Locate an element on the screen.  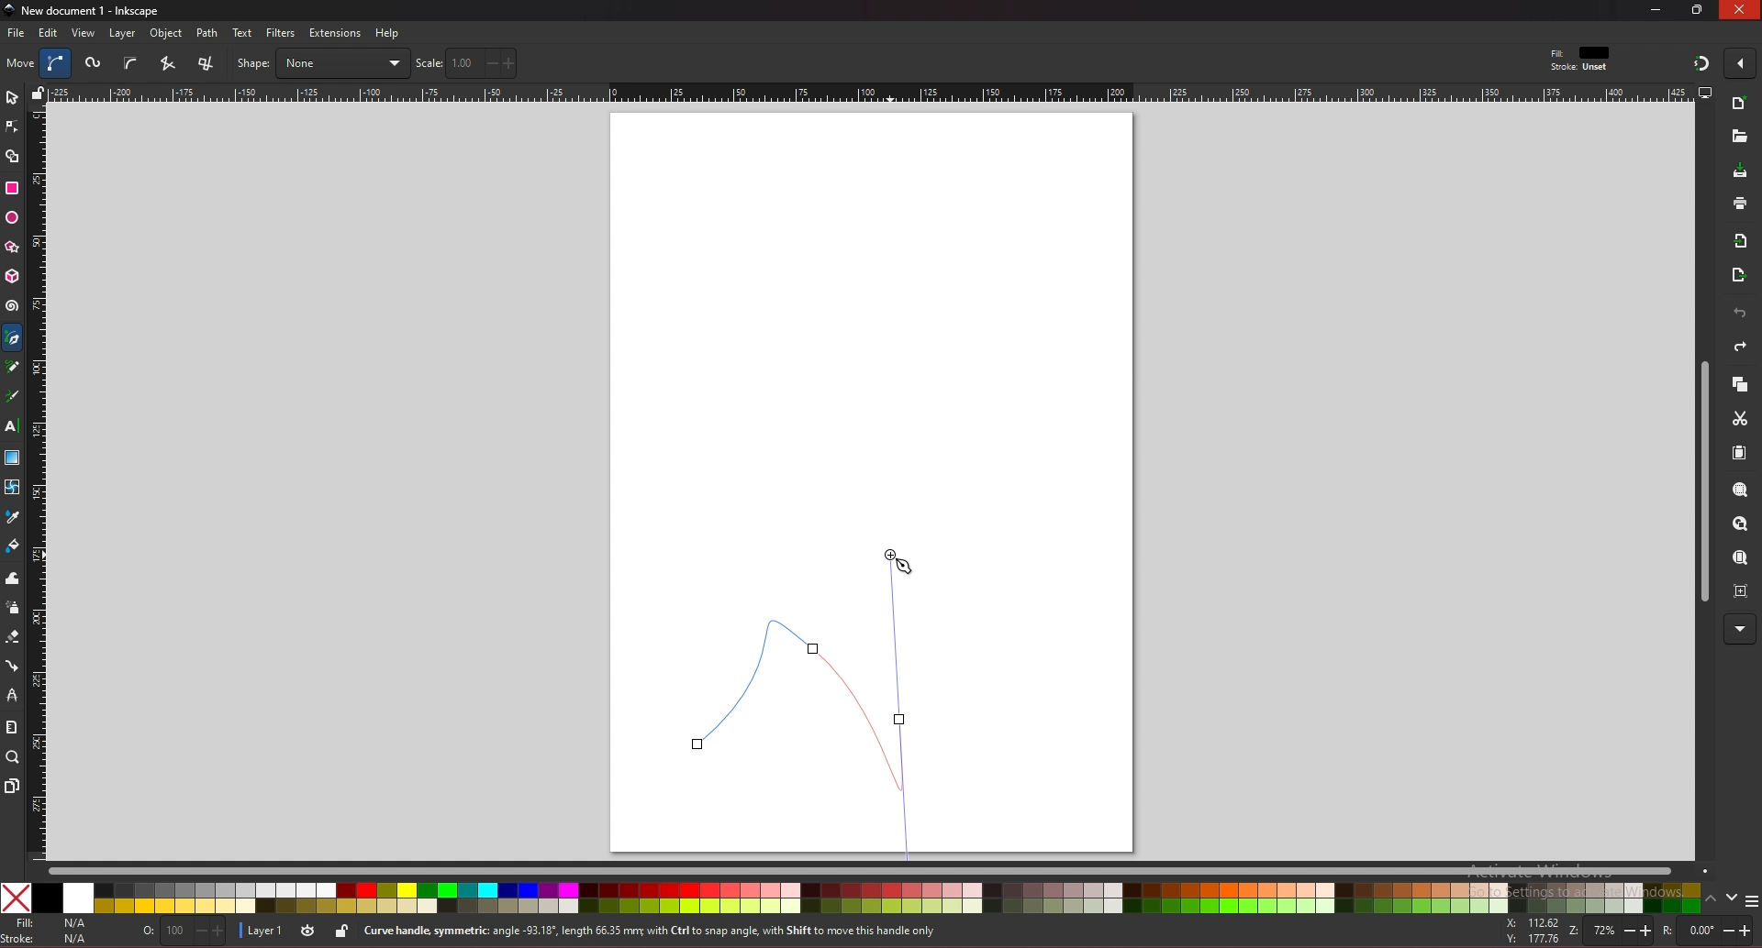
rotate is located at coordinates (1710, 931).